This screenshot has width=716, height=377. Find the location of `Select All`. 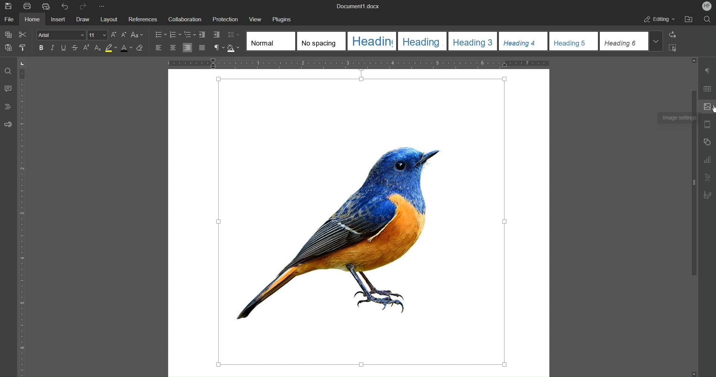

Select All is located at coordinates (671, 48).